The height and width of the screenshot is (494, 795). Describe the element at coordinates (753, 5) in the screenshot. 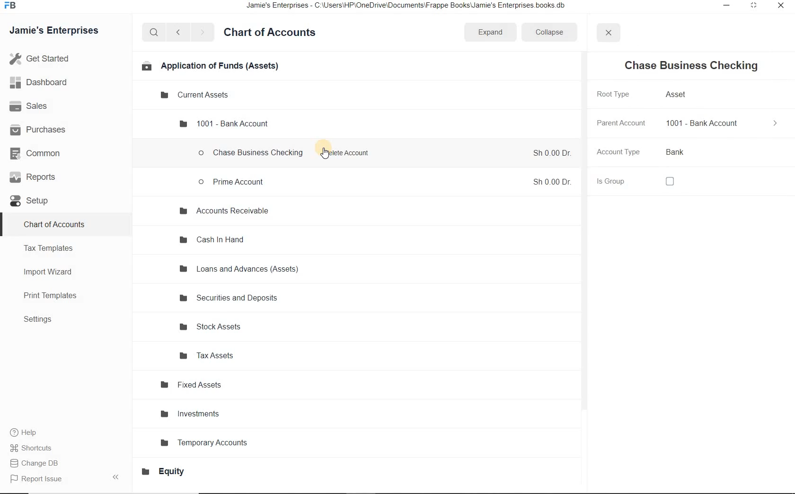

I see `maximize` at that location.